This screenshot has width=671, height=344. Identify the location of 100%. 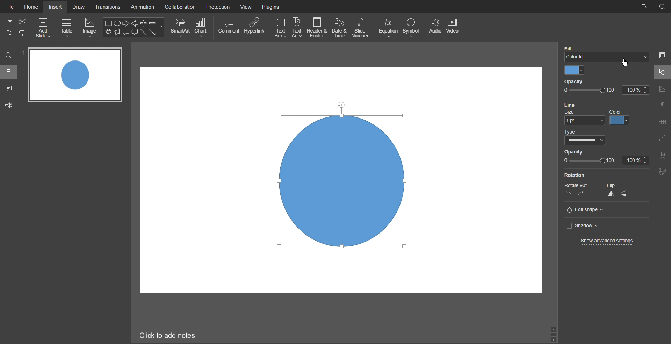
(637, 160).